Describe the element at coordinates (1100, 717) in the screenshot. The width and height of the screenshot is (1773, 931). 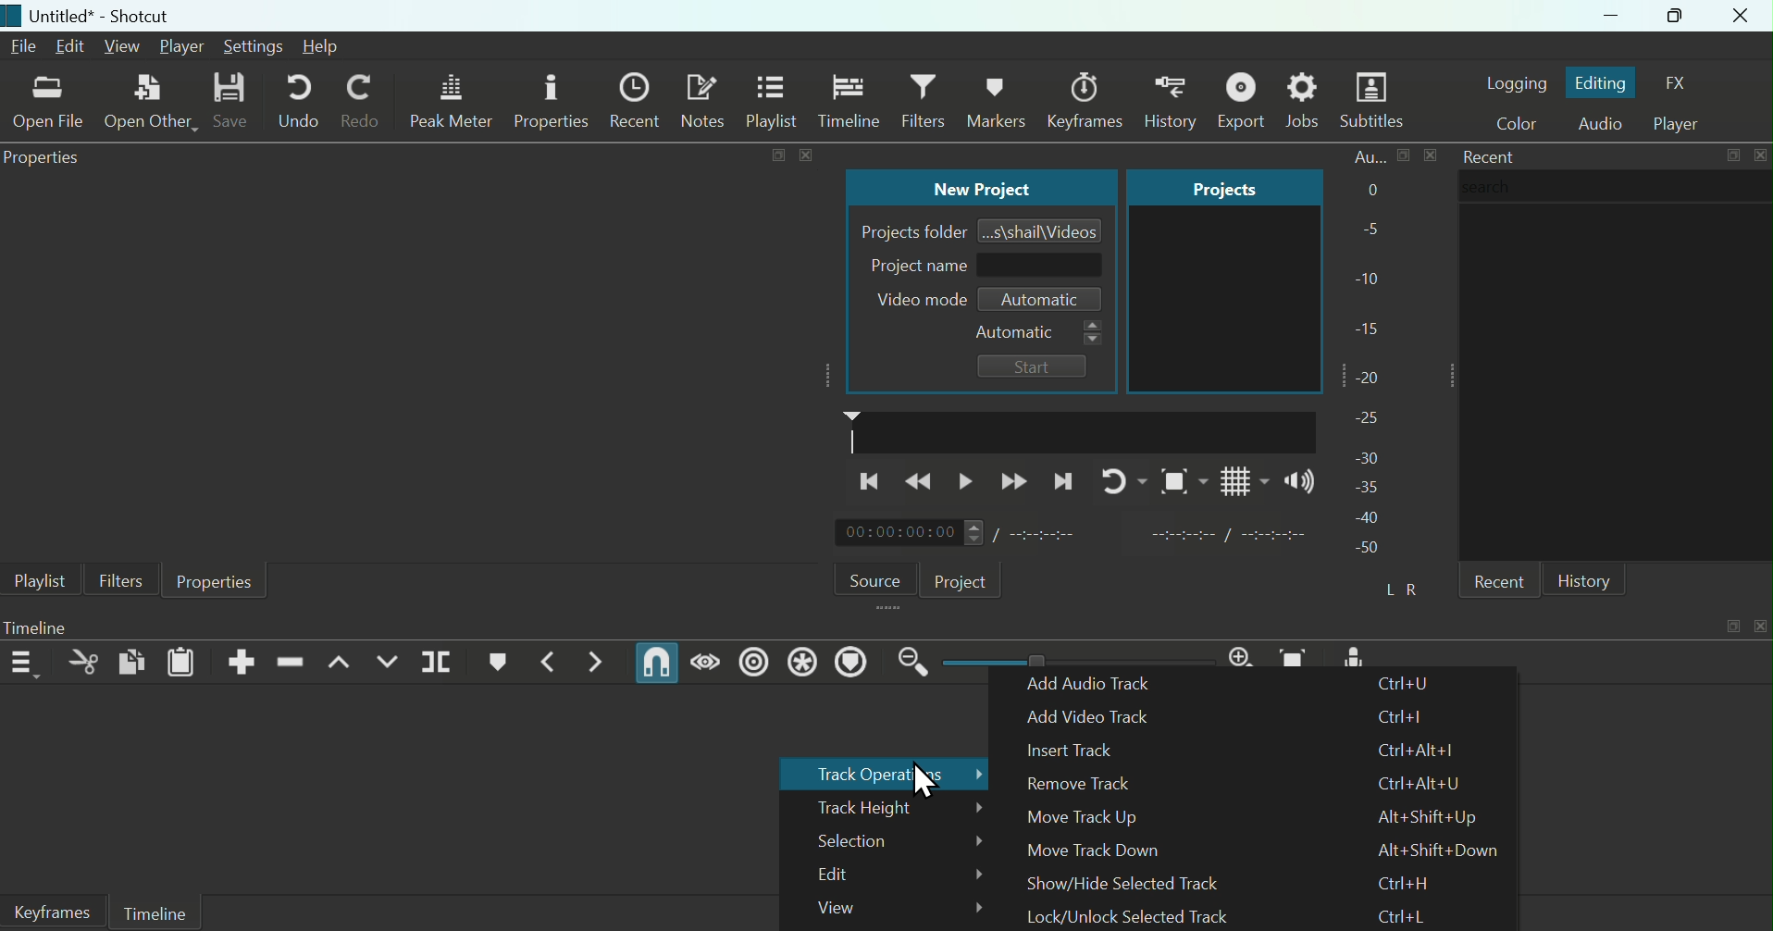
I see `Add Video Track` at that location.